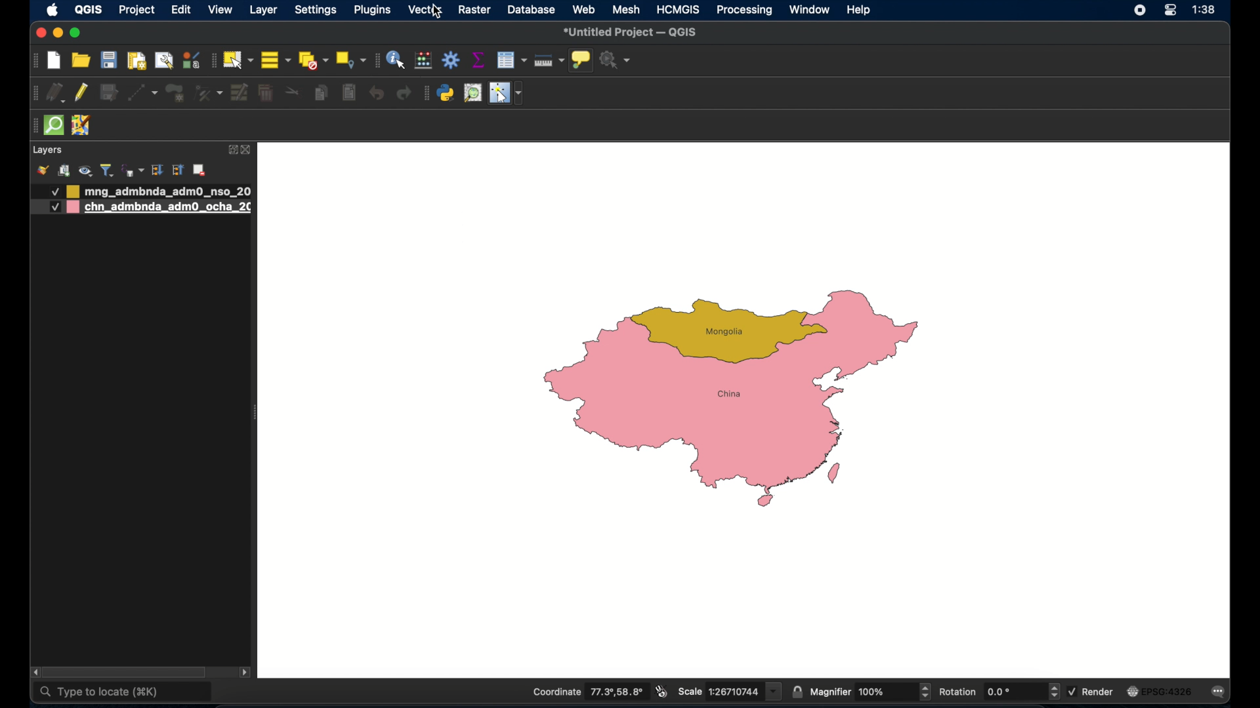  I want to click on toggle mouse extents and display position, so click(661, 692).